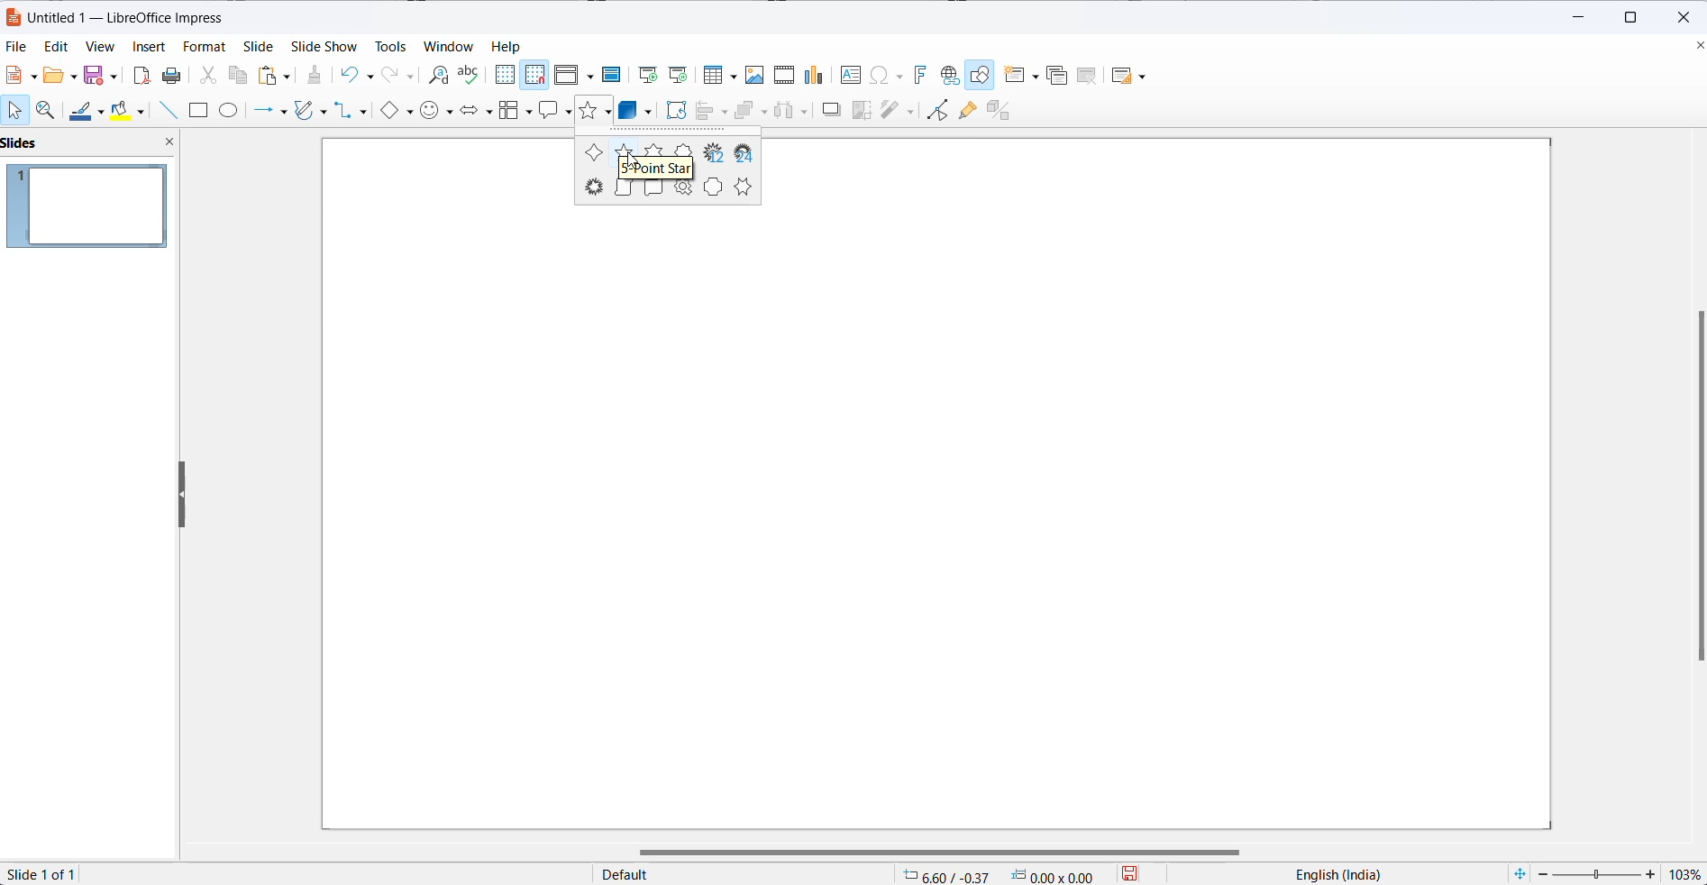 Image resolution: width=1707 pixels, height=885 pixels. Describe the element at coordinates (101, 75) in the screenshot. I see `save` at that location.